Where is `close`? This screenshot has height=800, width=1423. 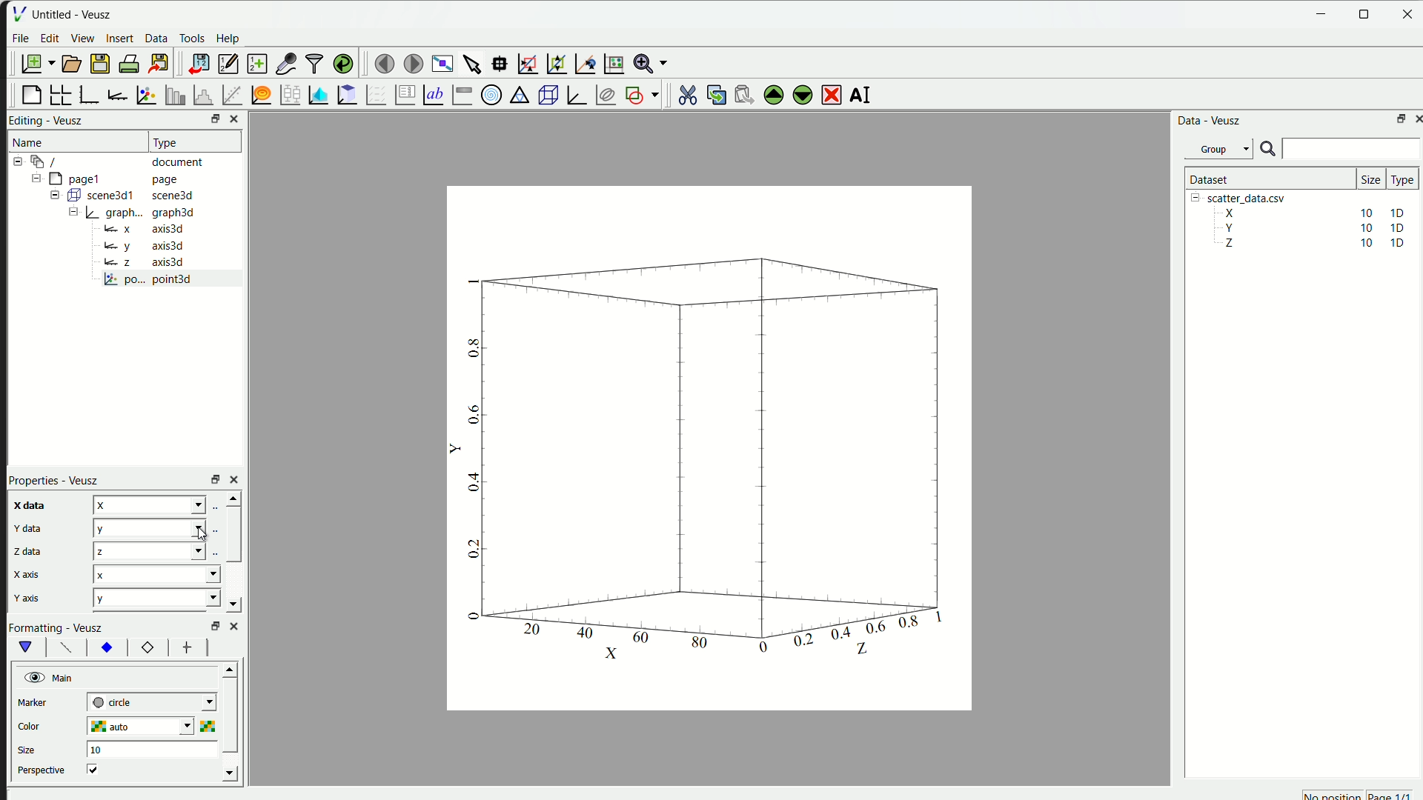
close is located at coordinates (235, 625).